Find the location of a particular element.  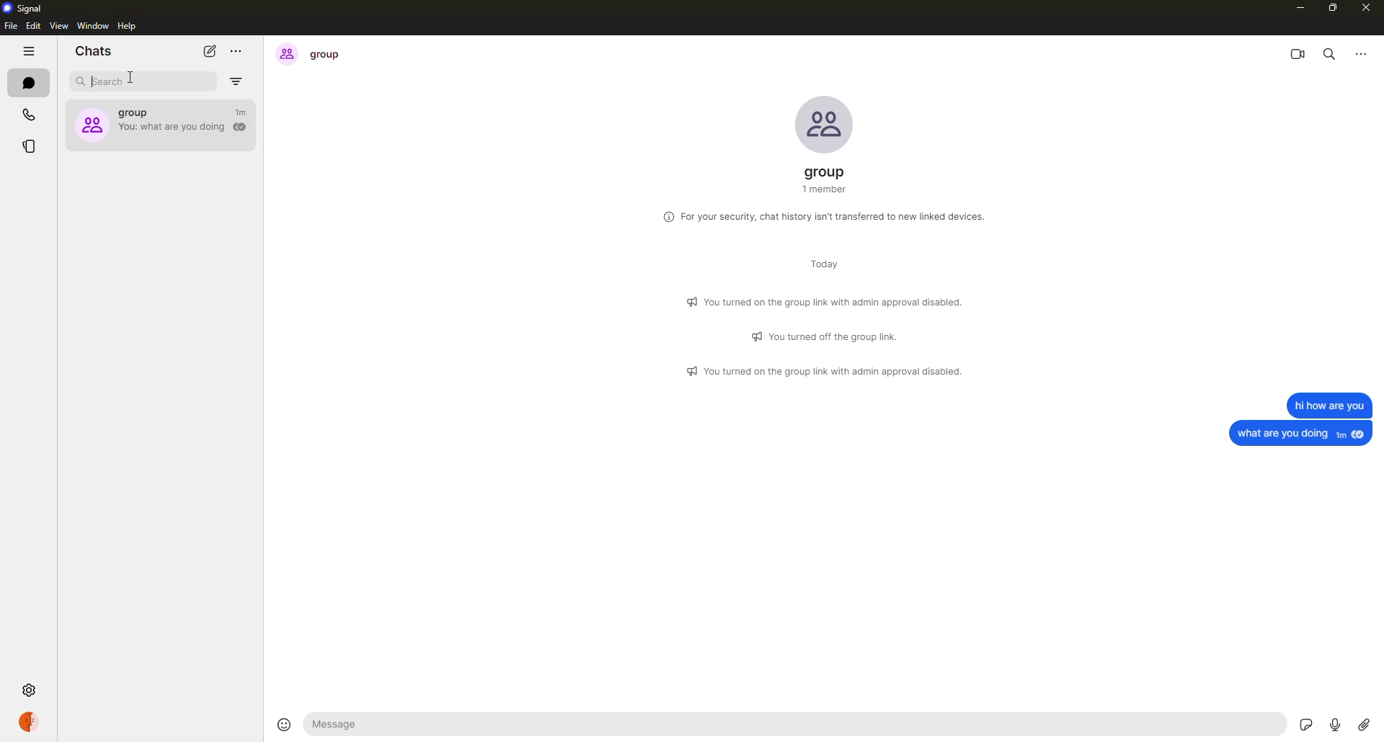

more is located at coordinates (1359, 52).